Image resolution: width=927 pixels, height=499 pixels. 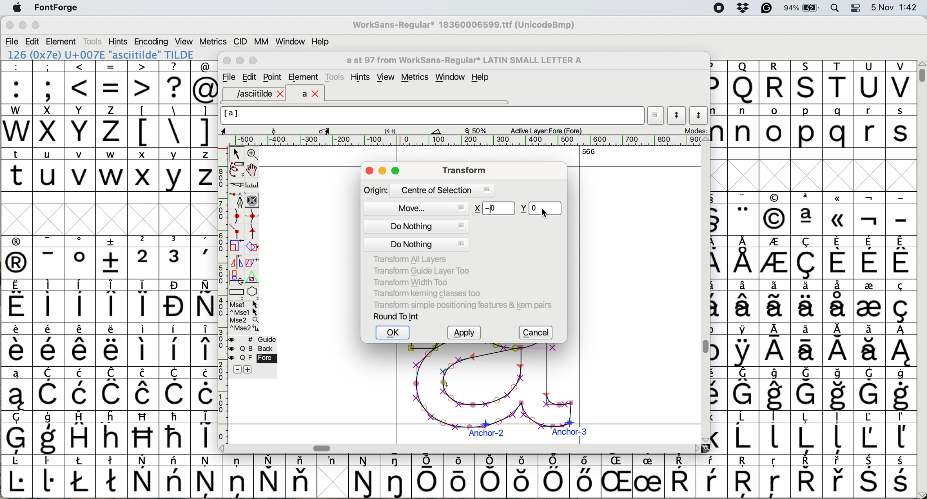 I want to click on w, so click(x=112, y=170).